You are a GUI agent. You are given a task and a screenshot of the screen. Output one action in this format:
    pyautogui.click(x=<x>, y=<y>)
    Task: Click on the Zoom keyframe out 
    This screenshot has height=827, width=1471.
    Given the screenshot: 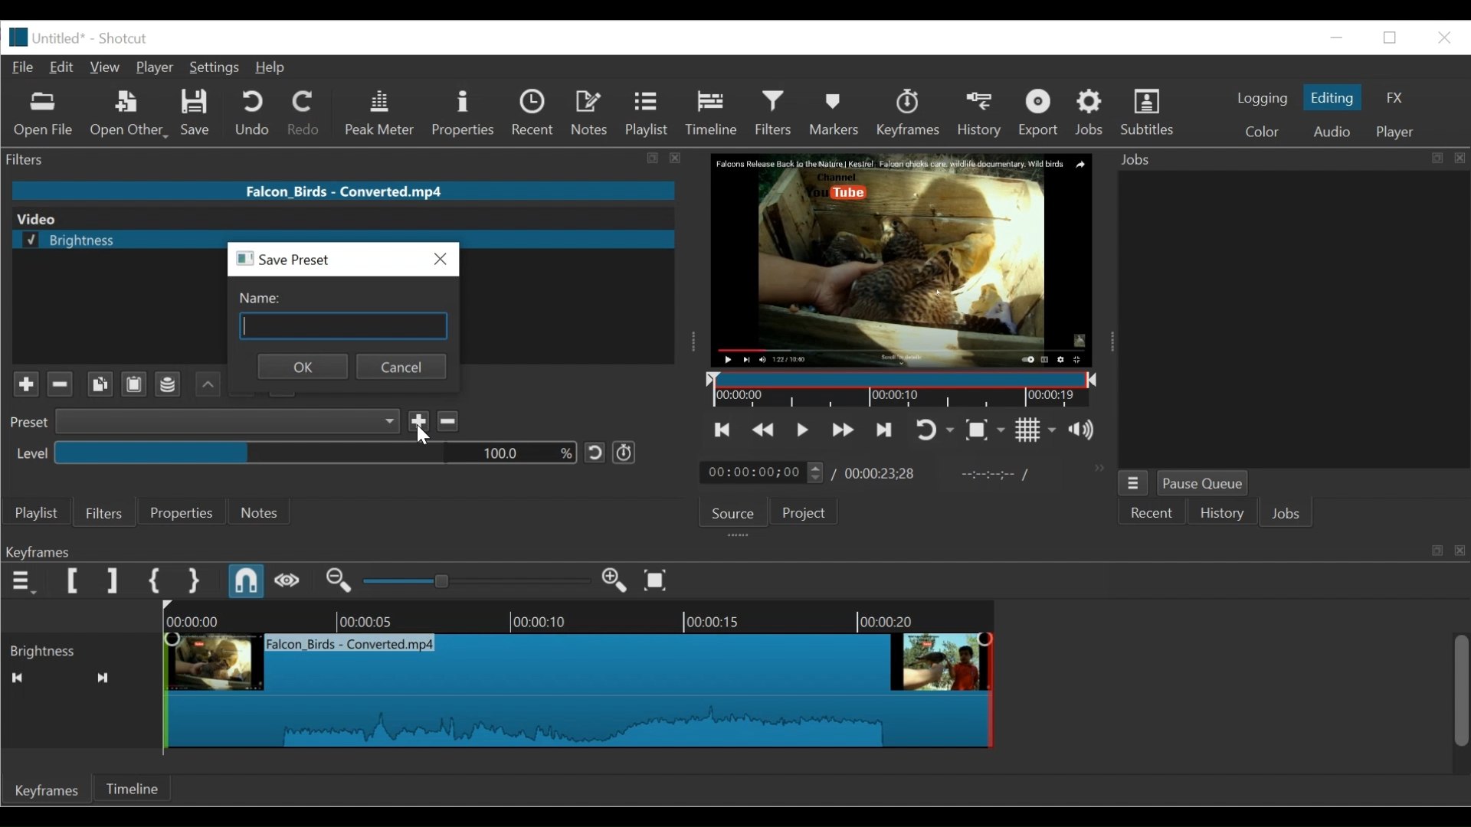 What is the action you would take?
    pyautogui.click(x=617, y=581)
    